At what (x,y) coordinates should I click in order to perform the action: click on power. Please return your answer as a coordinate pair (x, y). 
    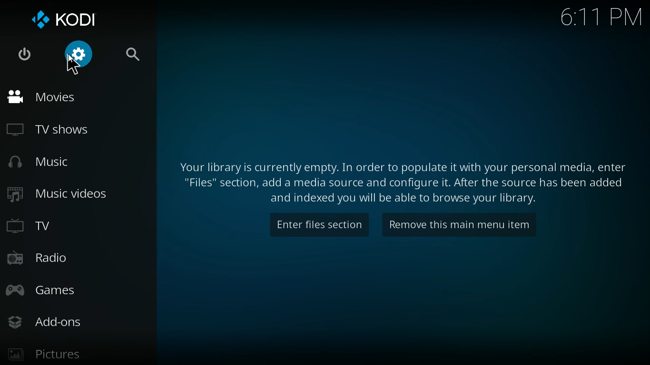
    Looking at the image, I should click on (24, 55).